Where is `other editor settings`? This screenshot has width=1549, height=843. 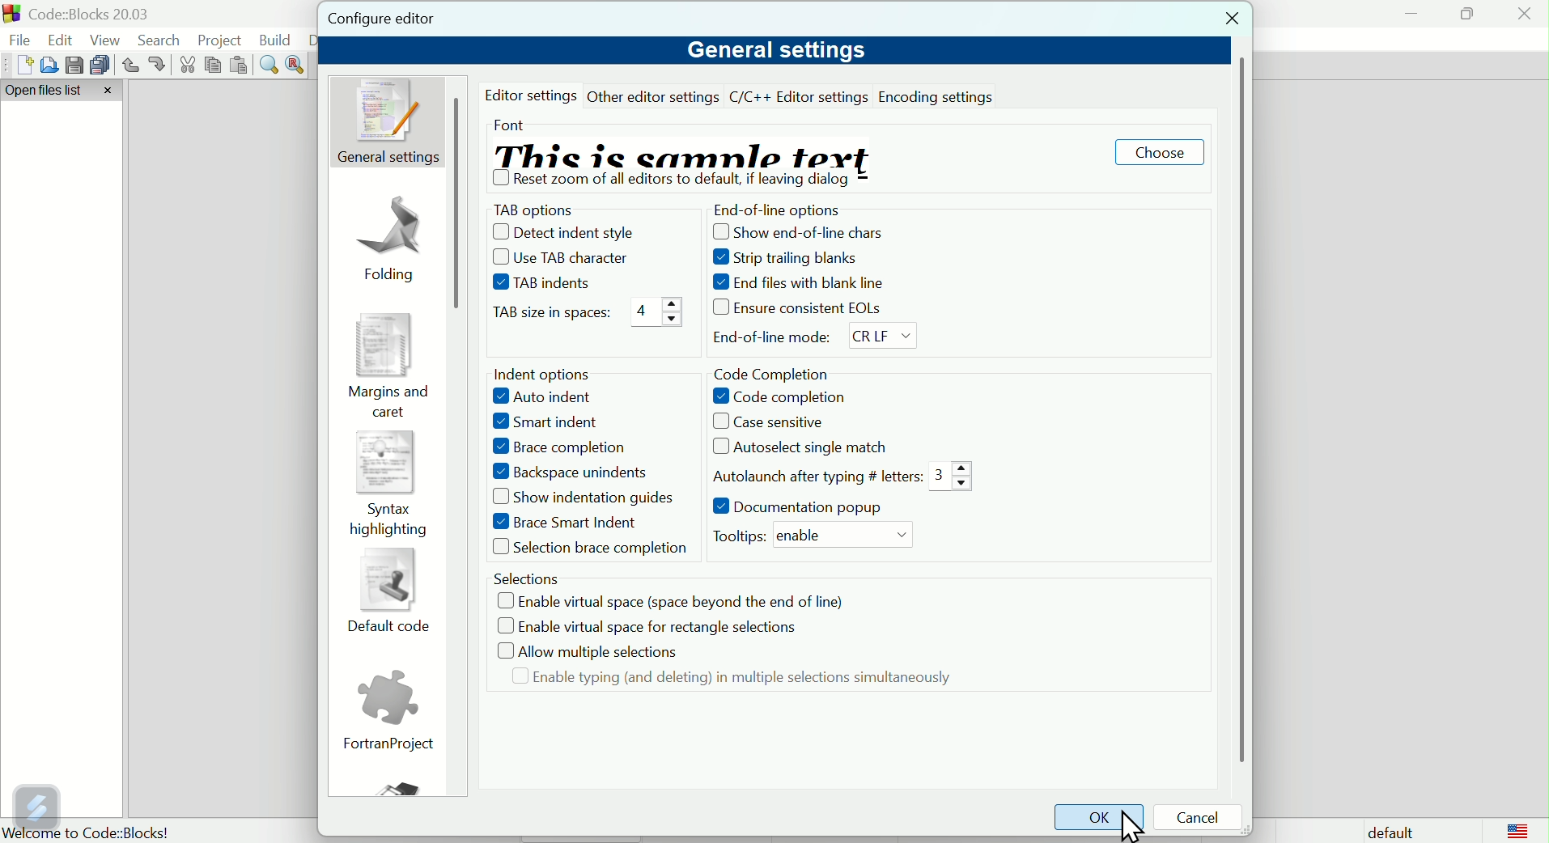
other editor settings is located at coordinates (655, 96).